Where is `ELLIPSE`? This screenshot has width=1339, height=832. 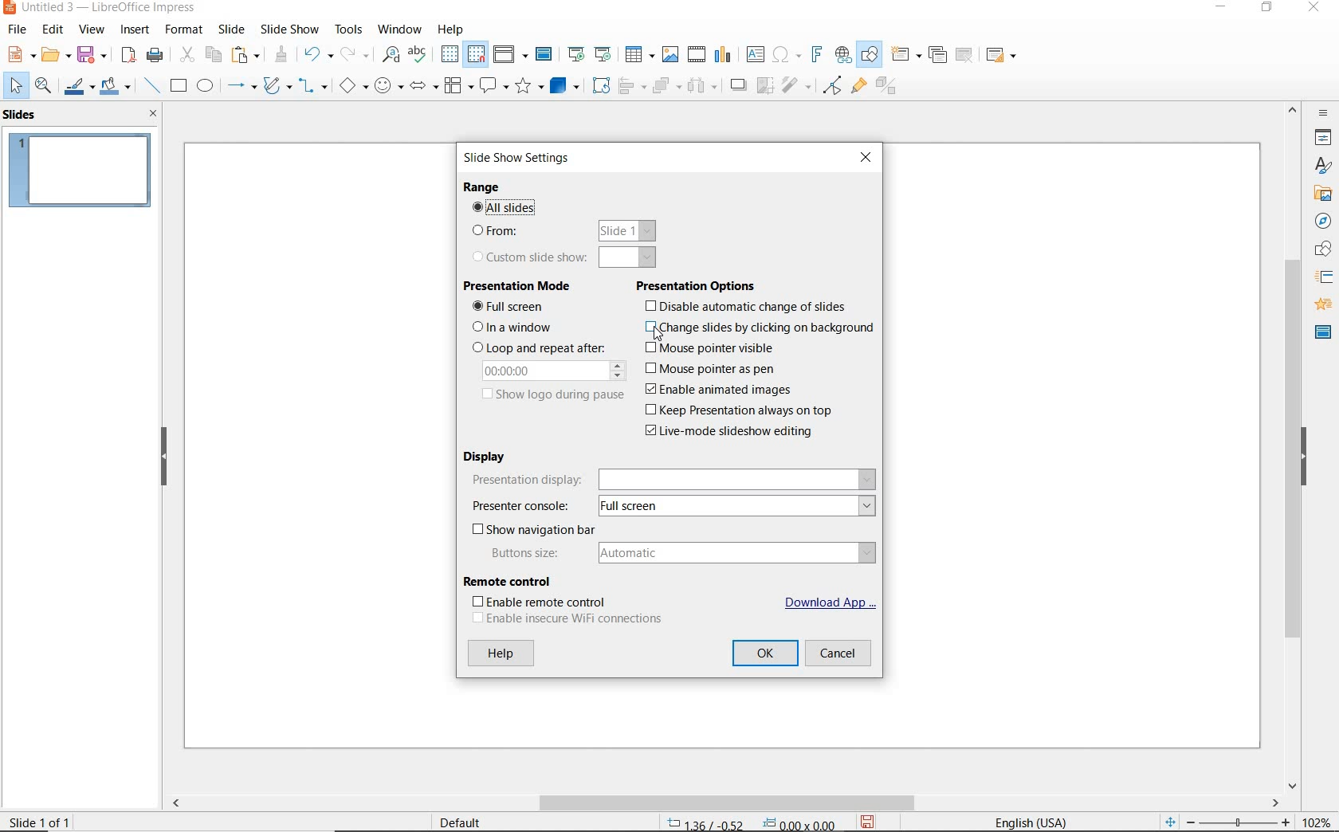
ELLIPSE is located at coordinates (206, 85).